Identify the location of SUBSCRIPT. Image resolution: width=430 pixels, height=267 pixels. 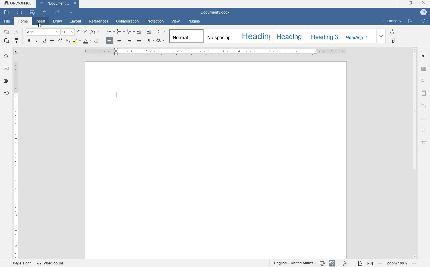
(68, 41).